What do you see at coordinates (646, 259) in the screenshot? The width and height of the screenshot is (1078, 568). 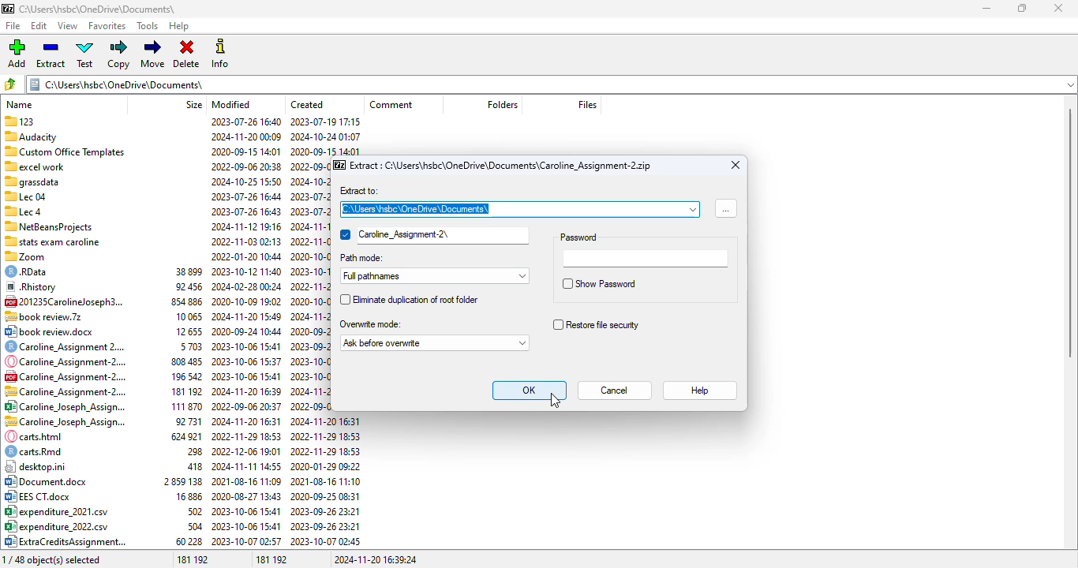 I see `password` at bounding box center [646, 259].